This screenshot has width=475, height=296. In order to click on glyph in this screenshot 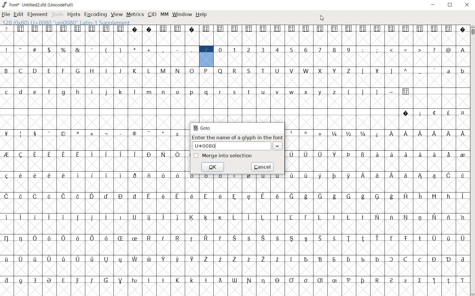, I will do `click(235, 50)`.